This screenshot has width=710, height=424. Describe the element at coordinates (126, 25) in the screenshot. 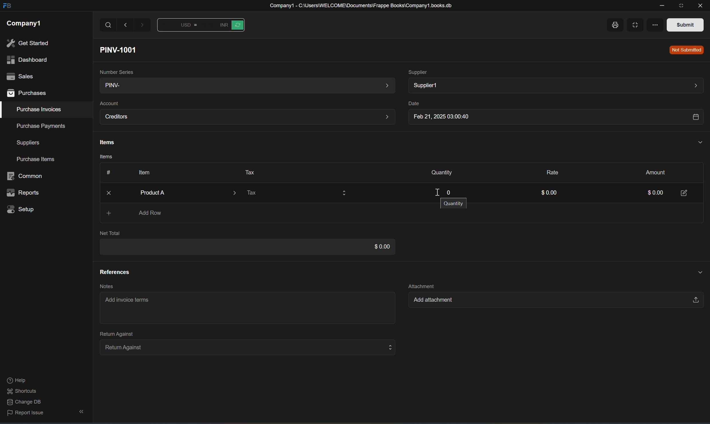

I see `Back` at that location.